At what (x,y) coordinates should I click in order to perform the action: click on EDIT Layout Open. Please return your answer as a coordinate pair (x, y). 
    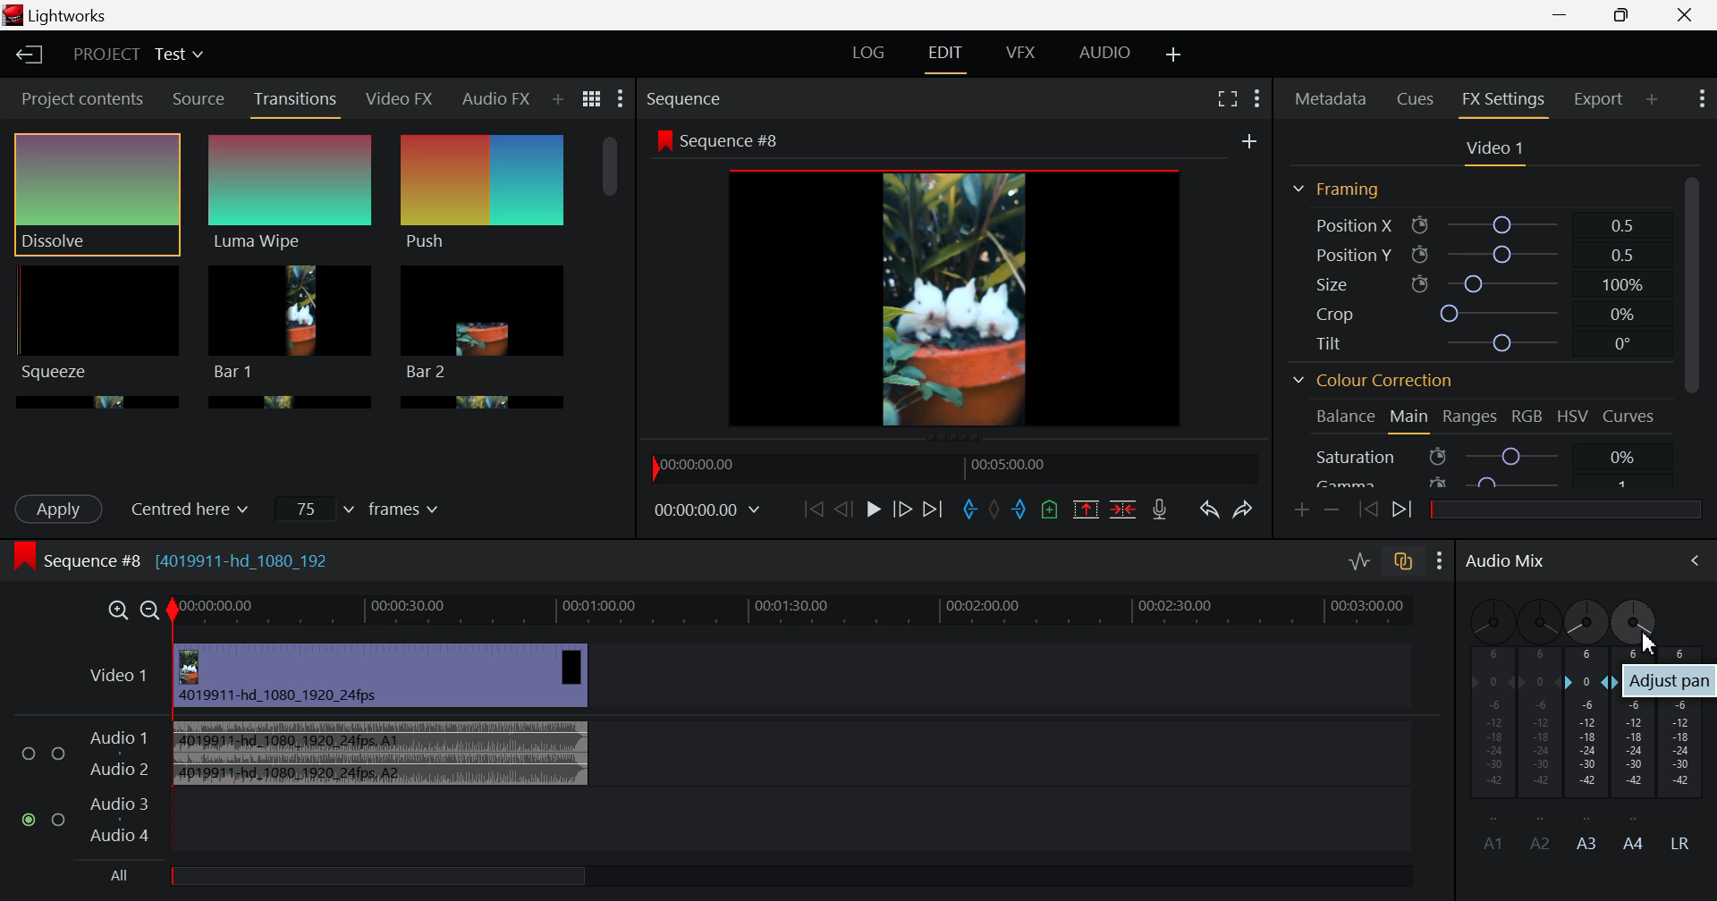
    Looking at the image, I should click on (943, 57).